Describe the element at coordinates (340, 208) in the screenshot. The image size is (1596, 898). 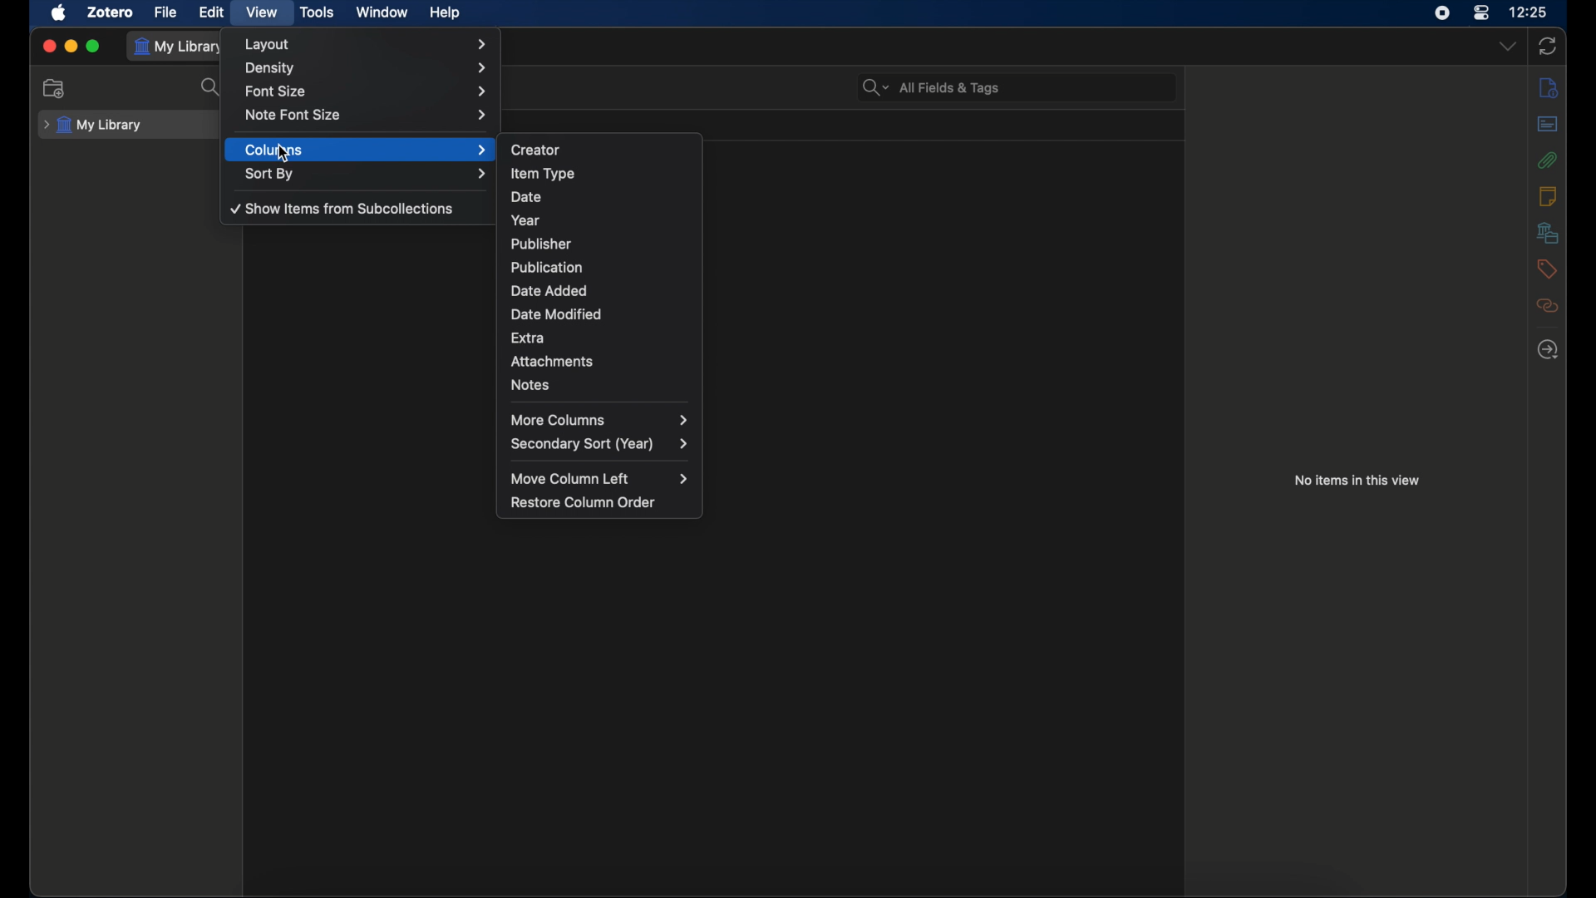
I see `show items from subcollections` at that location.